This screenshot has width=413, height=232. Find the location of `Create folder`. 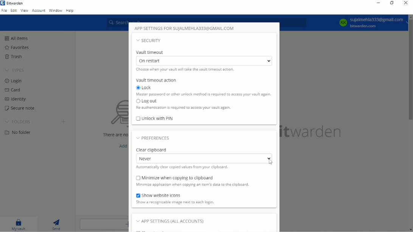

Create folder is located at coordinates (63, 122).